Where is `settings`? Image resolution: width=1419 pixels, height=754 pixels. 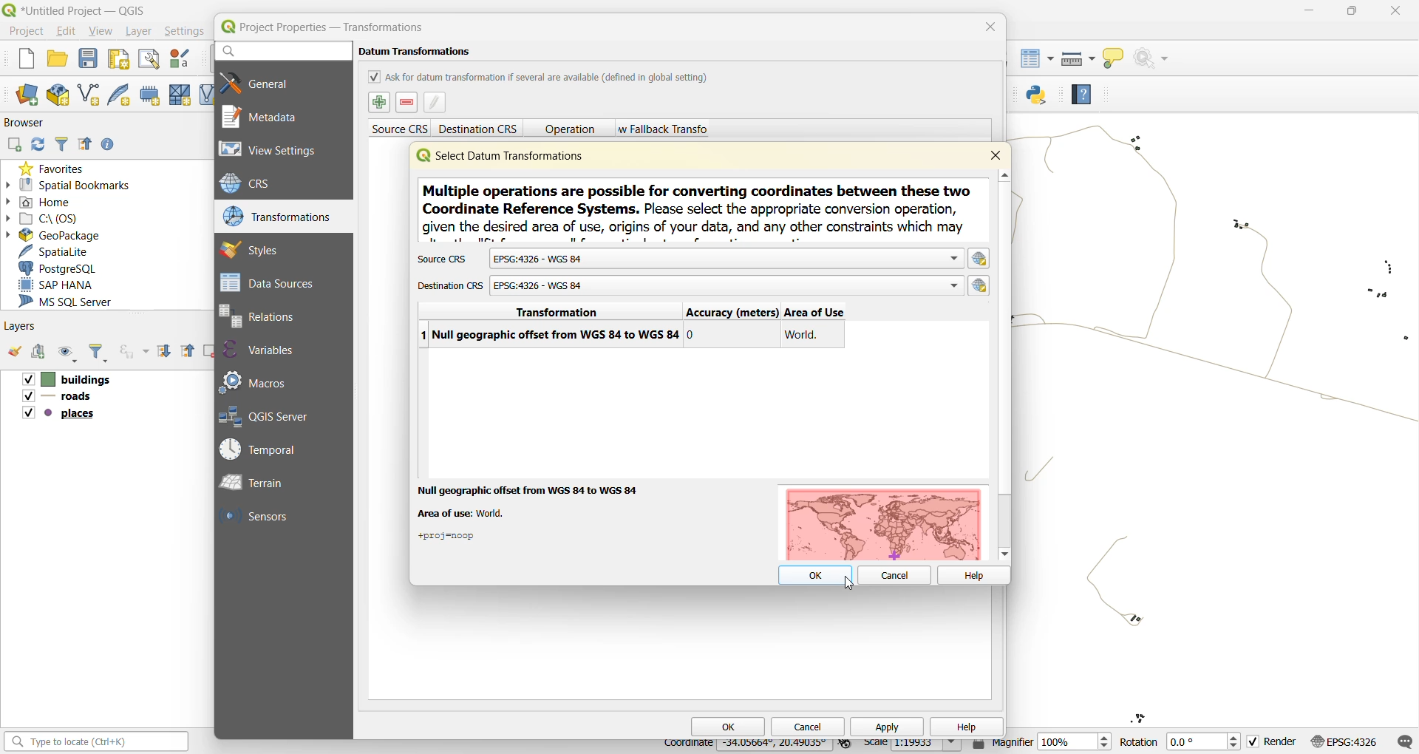 settings is located at coordinates (185, 33).